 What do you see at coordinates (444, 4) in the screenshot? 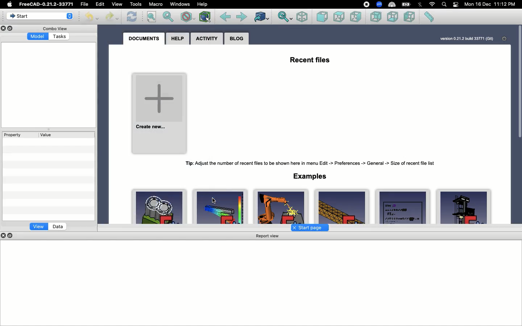
I see `Search` at bounding box center [444, 4].